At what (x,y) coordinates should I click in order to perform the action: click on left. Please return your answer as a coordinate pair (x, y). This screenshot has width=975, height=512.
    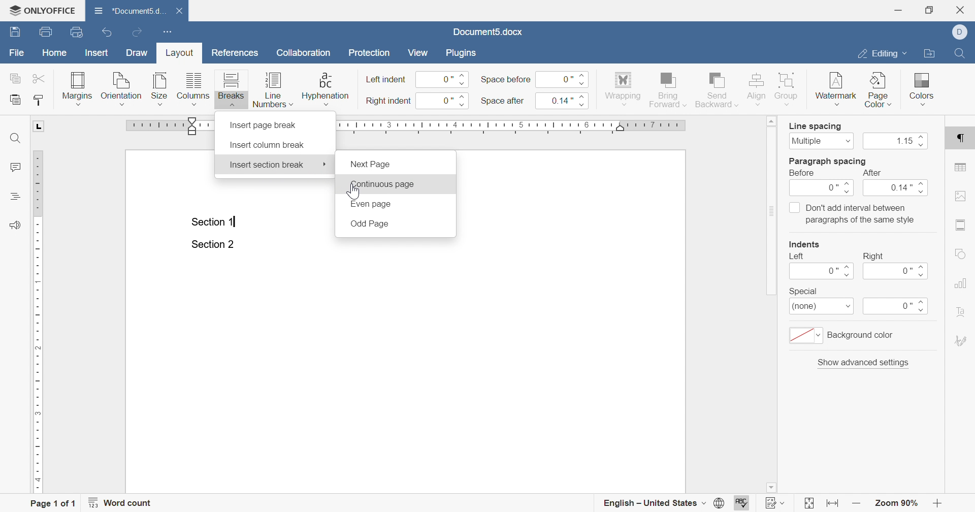
    Looking at the image, I should click on (797, 257).